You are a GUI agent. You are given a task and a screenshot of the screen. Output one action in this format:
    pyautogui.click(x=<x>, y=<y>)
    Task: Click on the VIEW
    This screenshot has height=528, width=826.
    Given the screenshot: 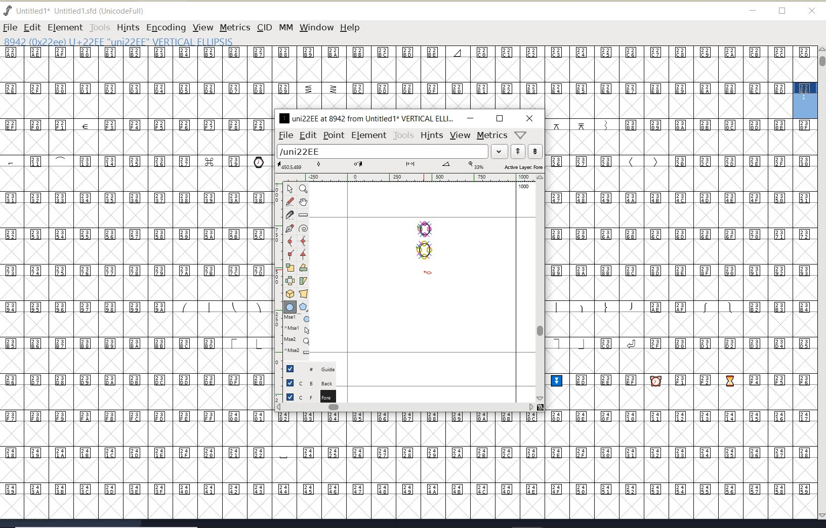 What is the action you would take?
    pyautogui.click(x=201, y=27)
    